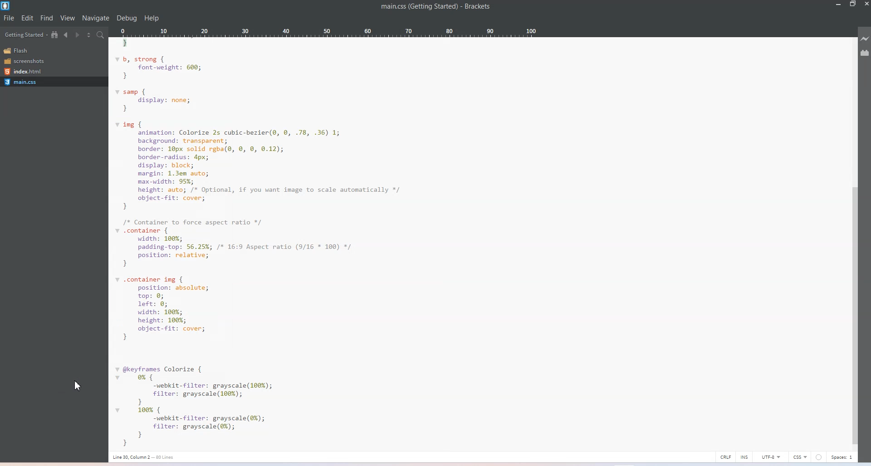 The image size is (871, 466). I want to click on File, so click(9, 19).